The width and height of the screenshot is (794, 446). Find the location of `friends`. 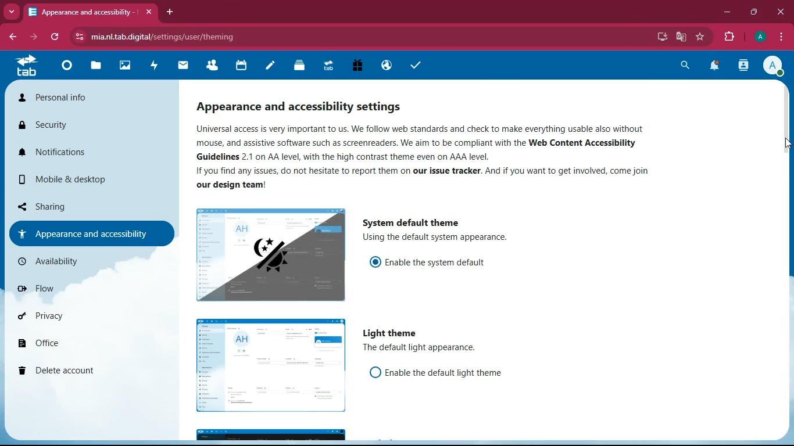

friends is located at coordinates (214, 66).